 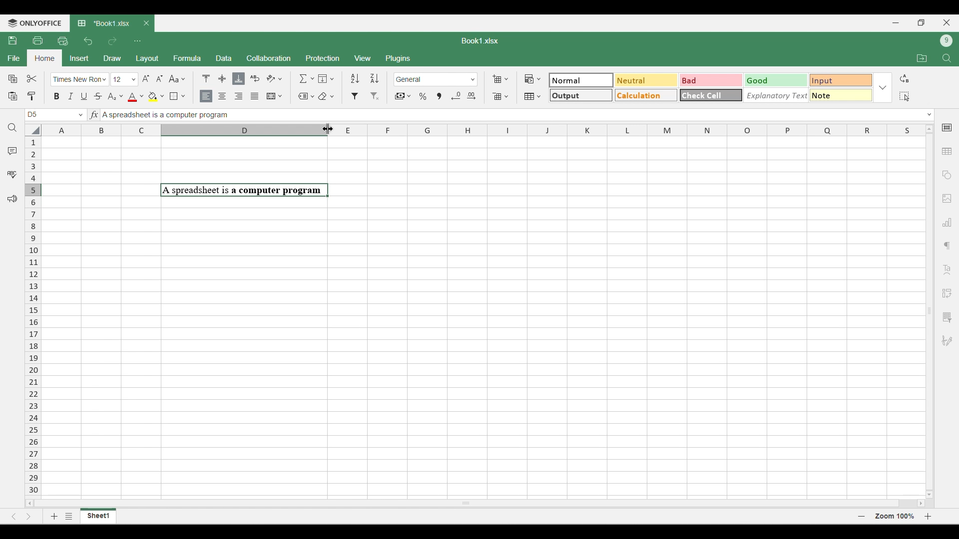 I want to click on Current sheet, so click(x=98, y=516).